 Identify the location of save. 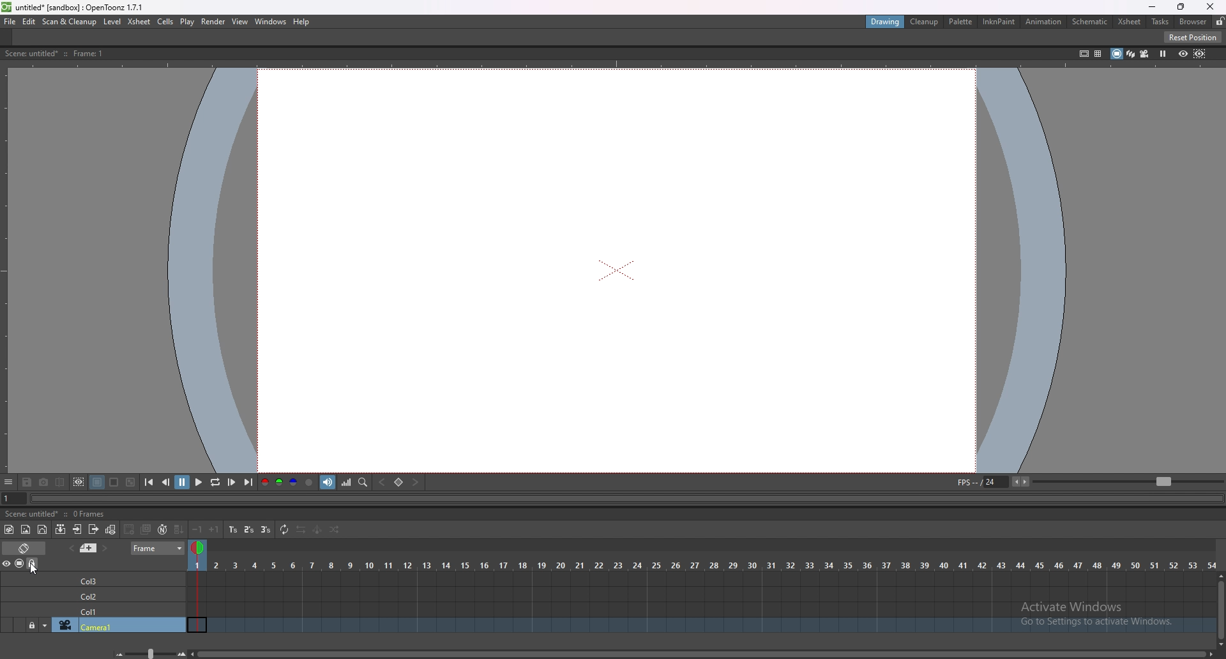
(28, 481).